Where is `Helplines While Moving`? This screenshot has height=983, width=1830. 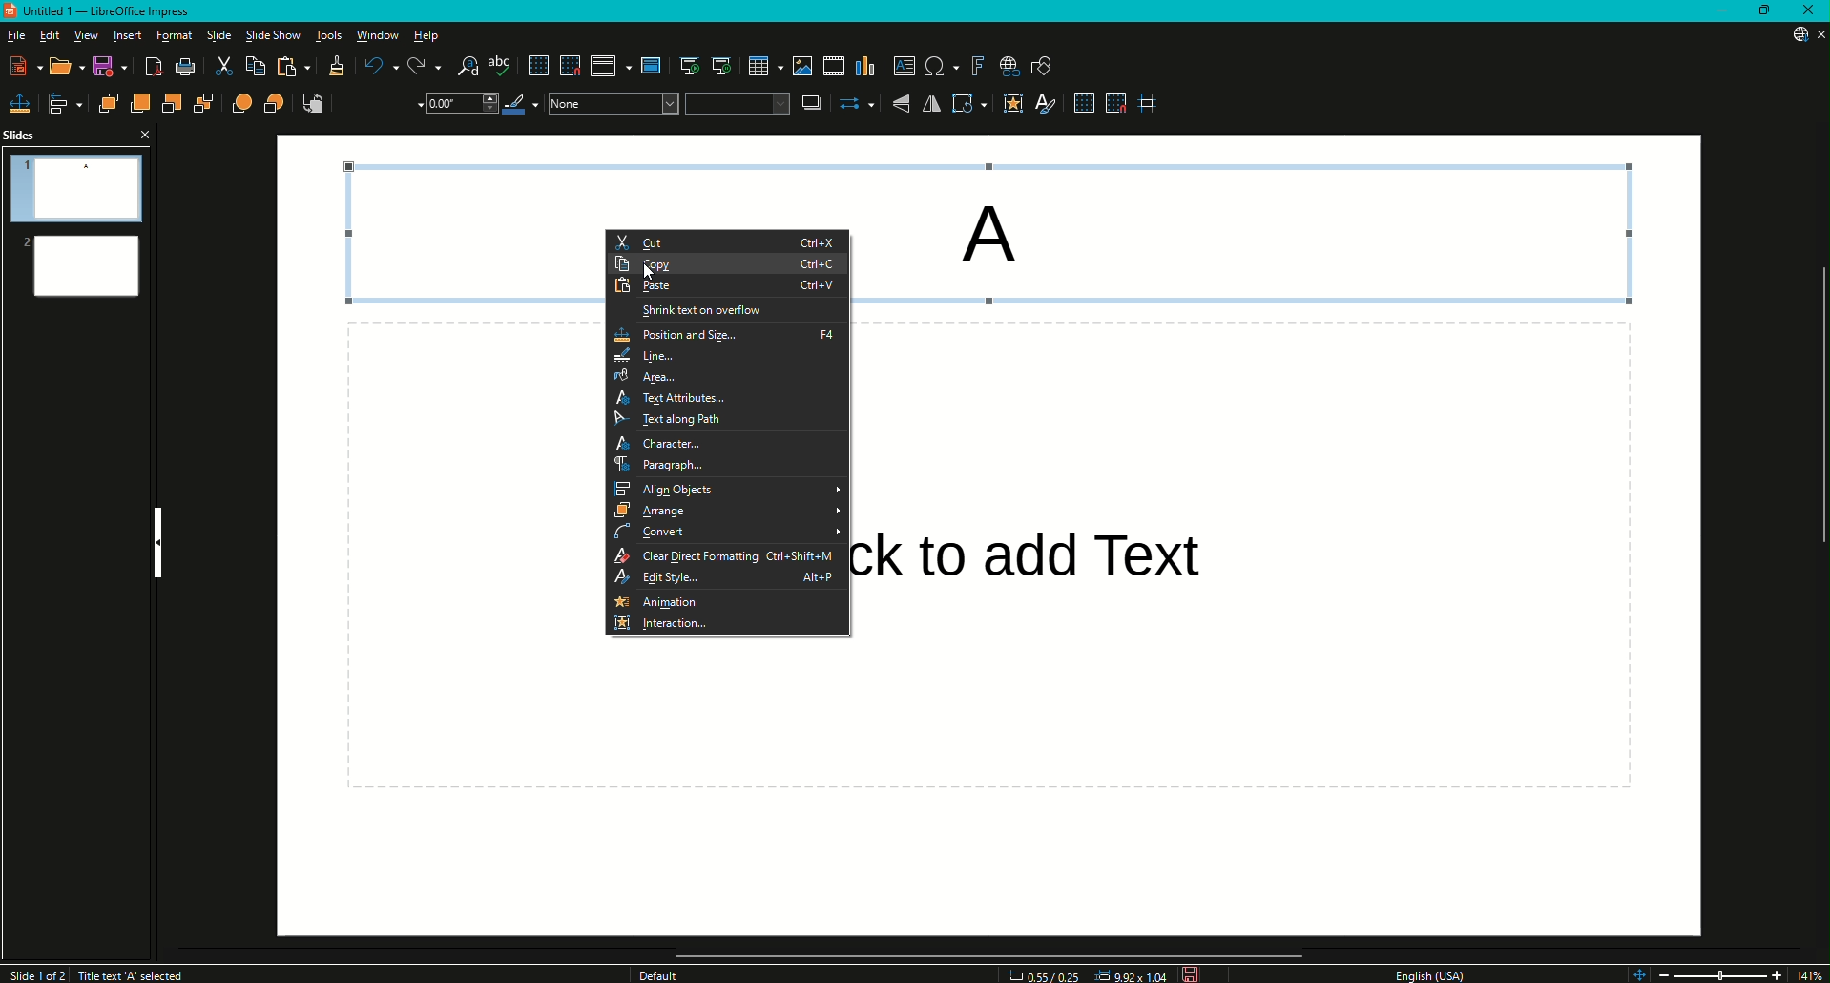
Helplines While Moving is located at coordinates (1154, 104).